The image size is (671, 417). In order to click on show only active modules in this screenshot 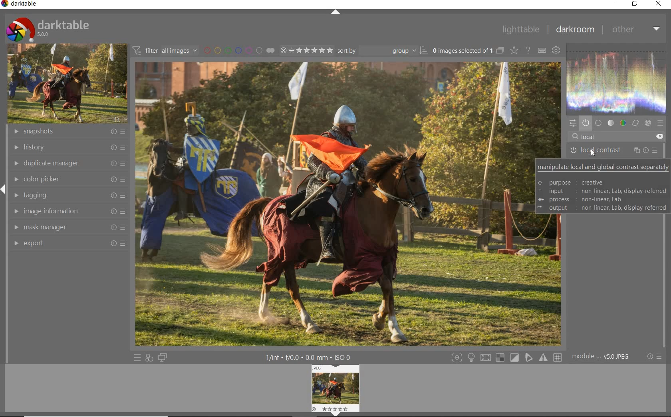, I will do `click(586, 121)`.